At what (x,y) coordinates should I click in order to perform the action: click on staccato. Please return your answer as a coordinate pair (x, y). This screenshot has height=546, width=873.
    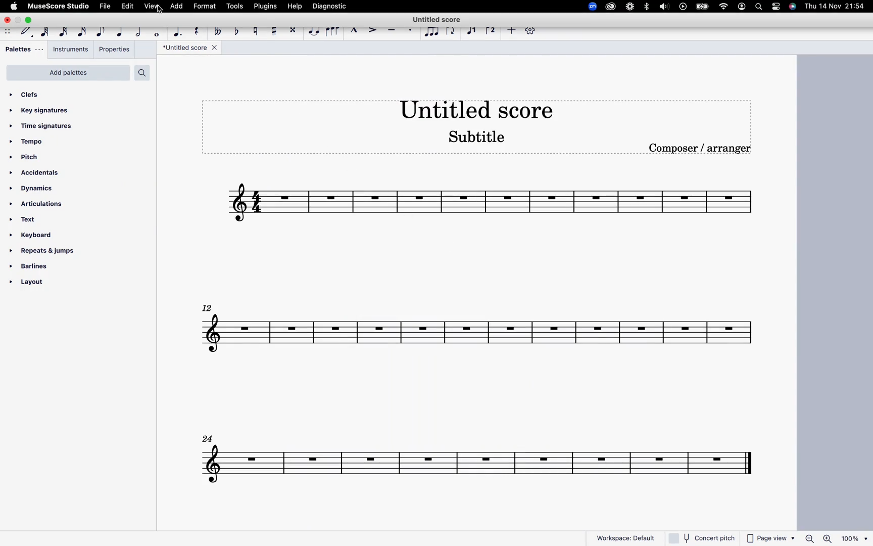
    Looking at the image, I should click on (408, 32).